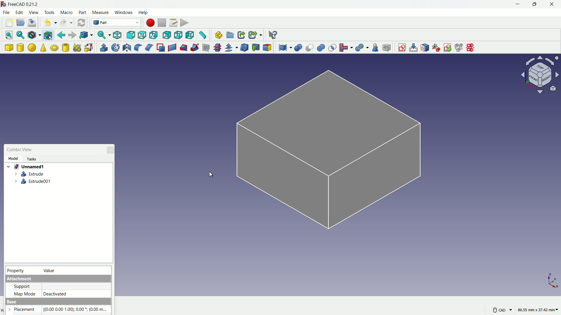 The height and width of the screenshot is (315, 561). Describe the element at coordinates (20, 149) in the screenshot. I see `Combo View` at that location.